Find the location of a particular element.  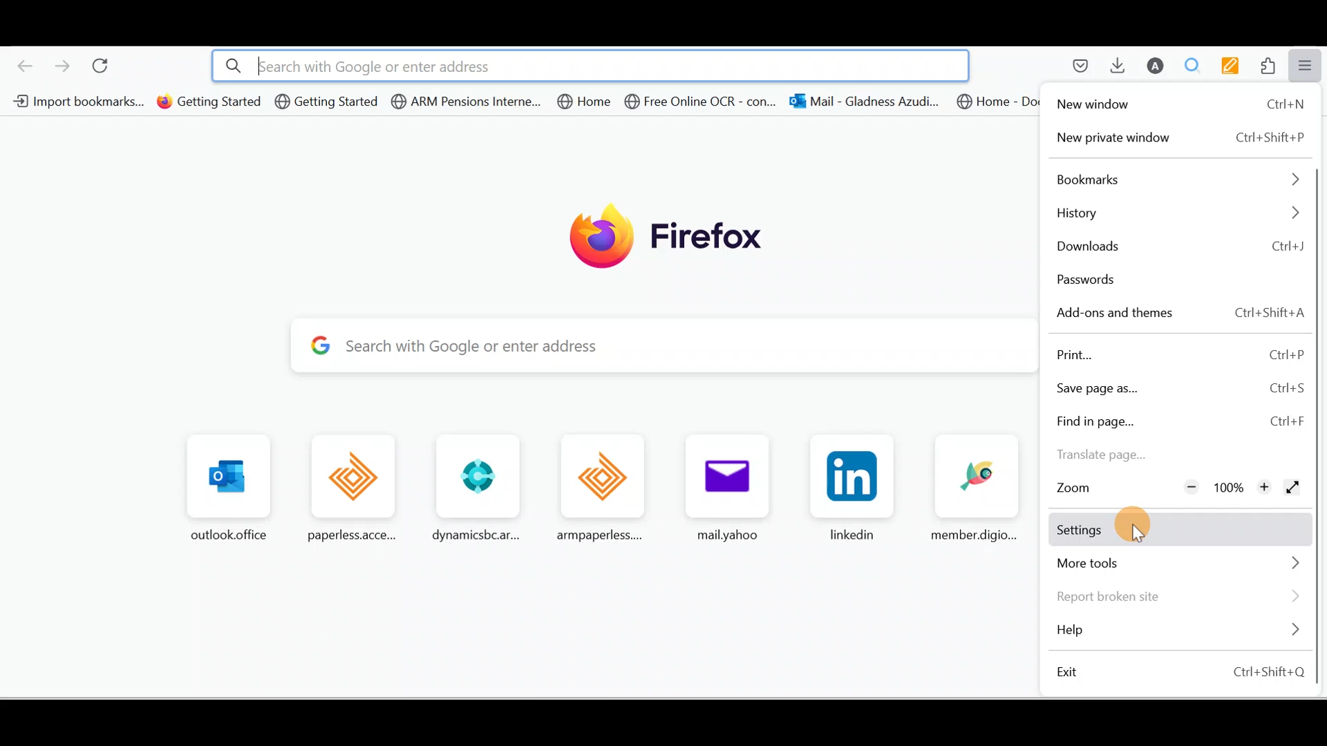

Multiple search and higlight is located at coordinates (1189, 65).